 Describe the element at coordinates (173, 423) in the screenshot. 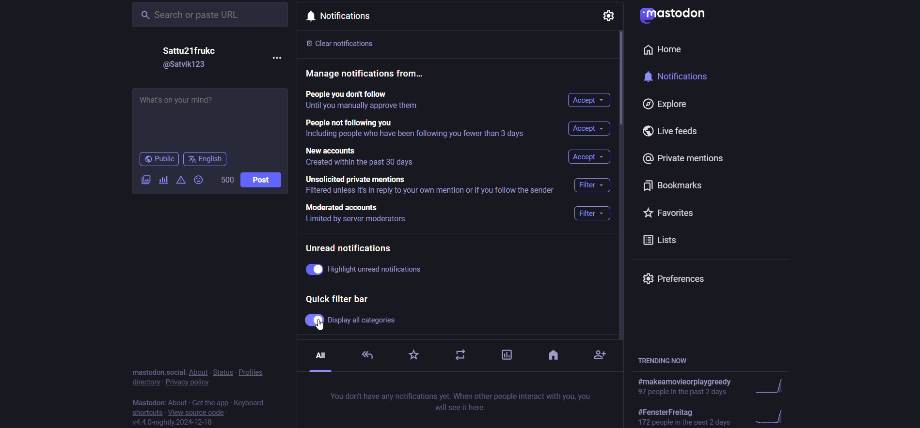

I see `version` at that location.